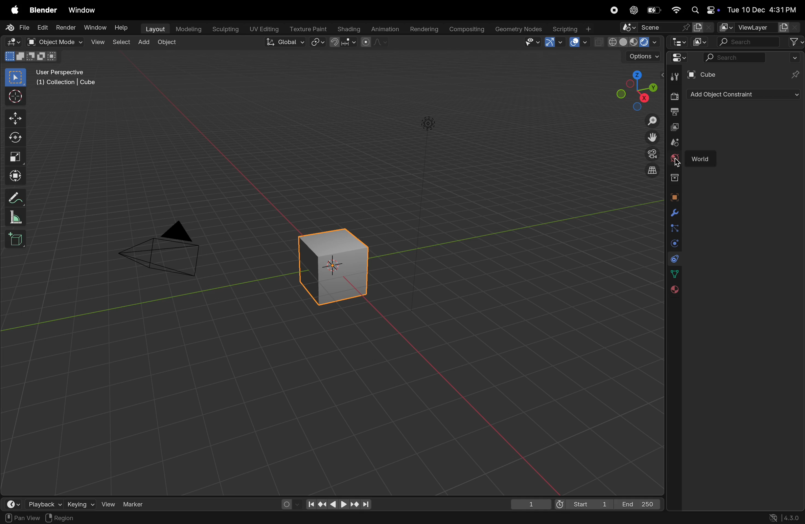 The width and height of the screenshot is (805, 524). What do you see at coordinates (678, 58) in the screenshot?
I see `Editor mode` at bounding box center [678, 58].